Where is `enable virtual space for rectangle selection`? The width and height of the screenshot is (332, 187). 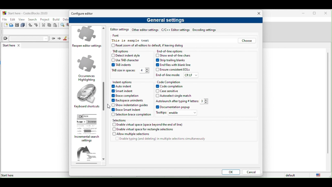 enable virtual space for rectangle selection is located at coordinates (147, 130).